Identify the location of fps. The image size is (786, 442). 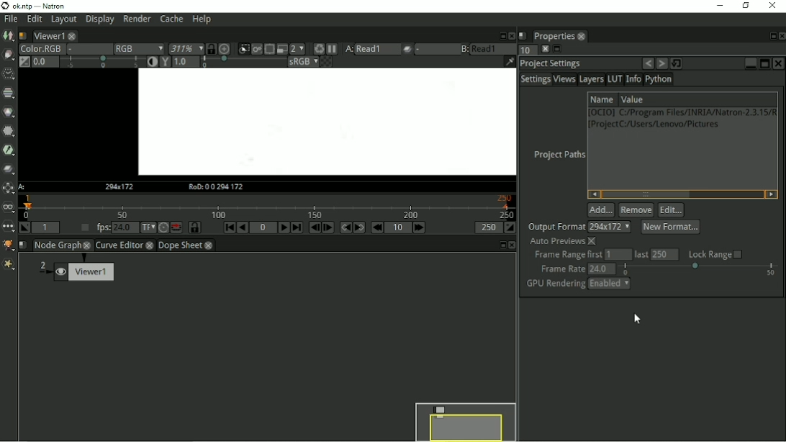
(102, 227).